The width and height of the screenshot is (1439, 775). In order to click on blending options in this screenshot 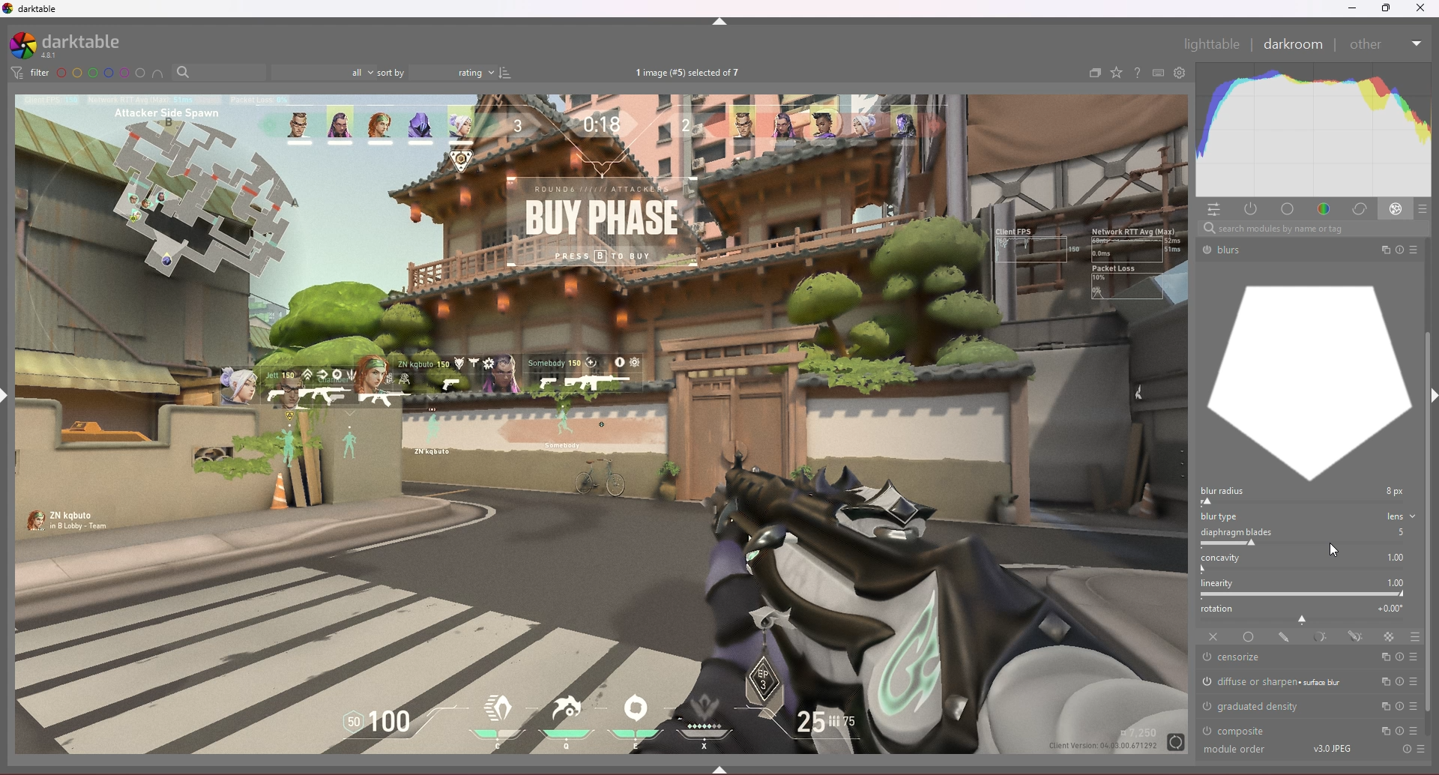, I will do `click(1415, 637)`.